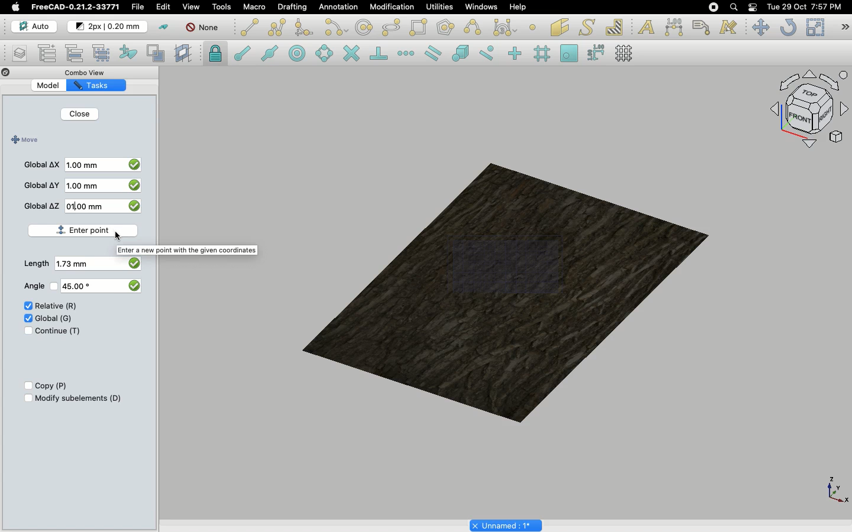  I want to click on Add new named group, so click(50, 54).